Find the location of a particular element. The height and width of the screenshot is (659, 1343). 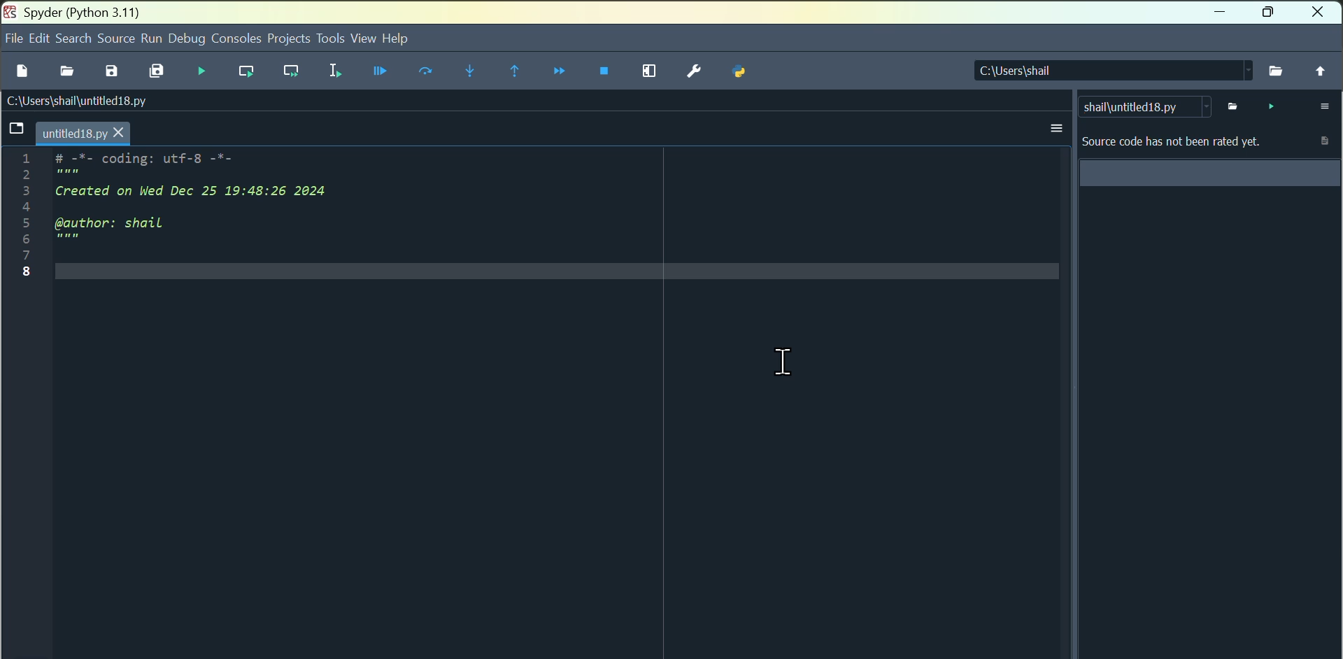

Python path manager is located at coordinates (742, 74).